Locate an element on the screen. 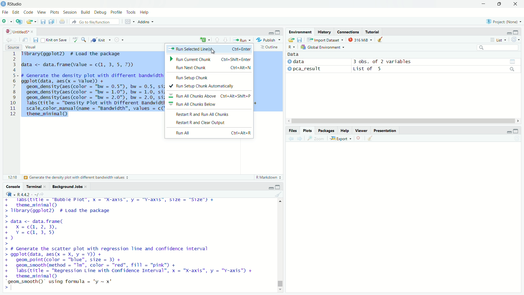  search is located at coordinates (513, 69).